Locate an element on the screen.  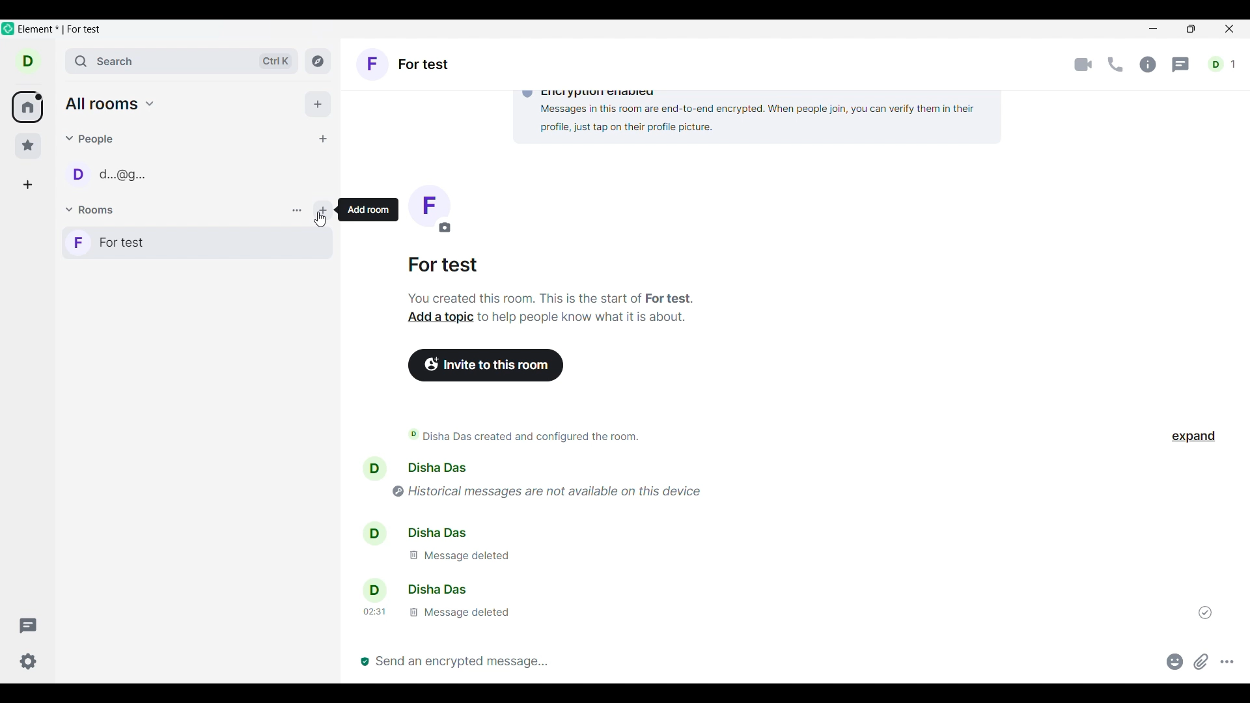
room options is located at coordinates (298, 212).